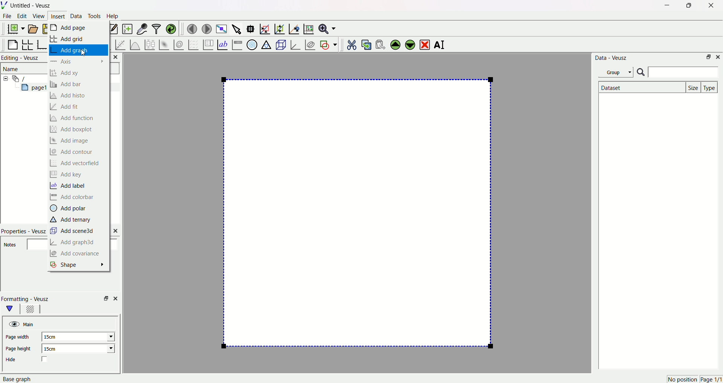 The width and height of the screenshot is (723, 383). I want to click on plot key, so click(207, 44).